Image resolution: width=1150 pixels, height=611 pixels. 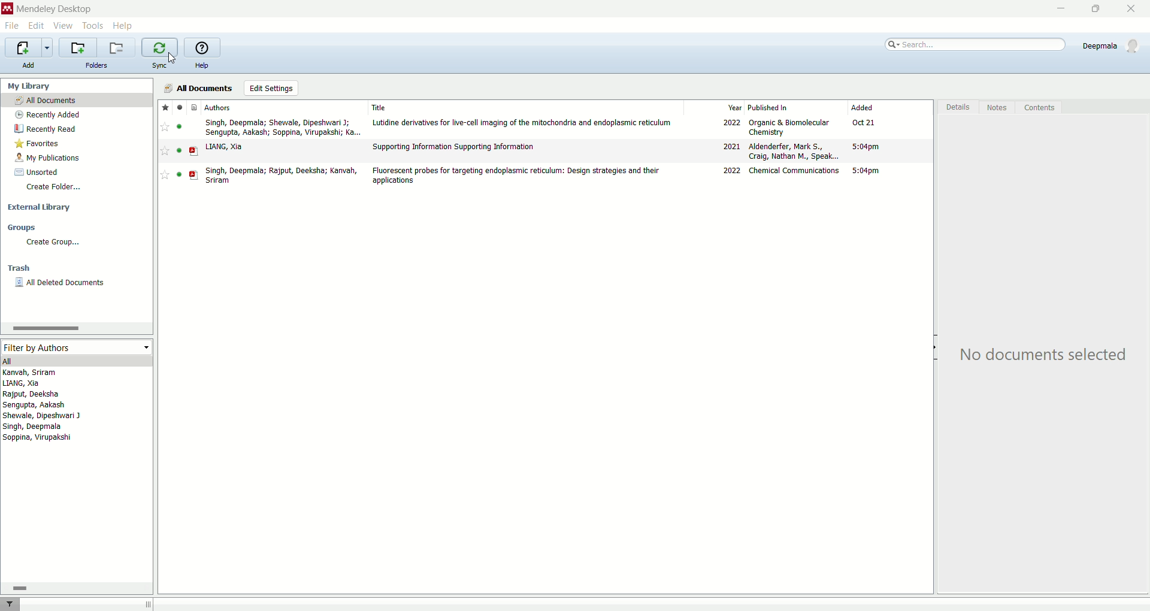 I want to click on my oublications, so click(x=47, y=159).